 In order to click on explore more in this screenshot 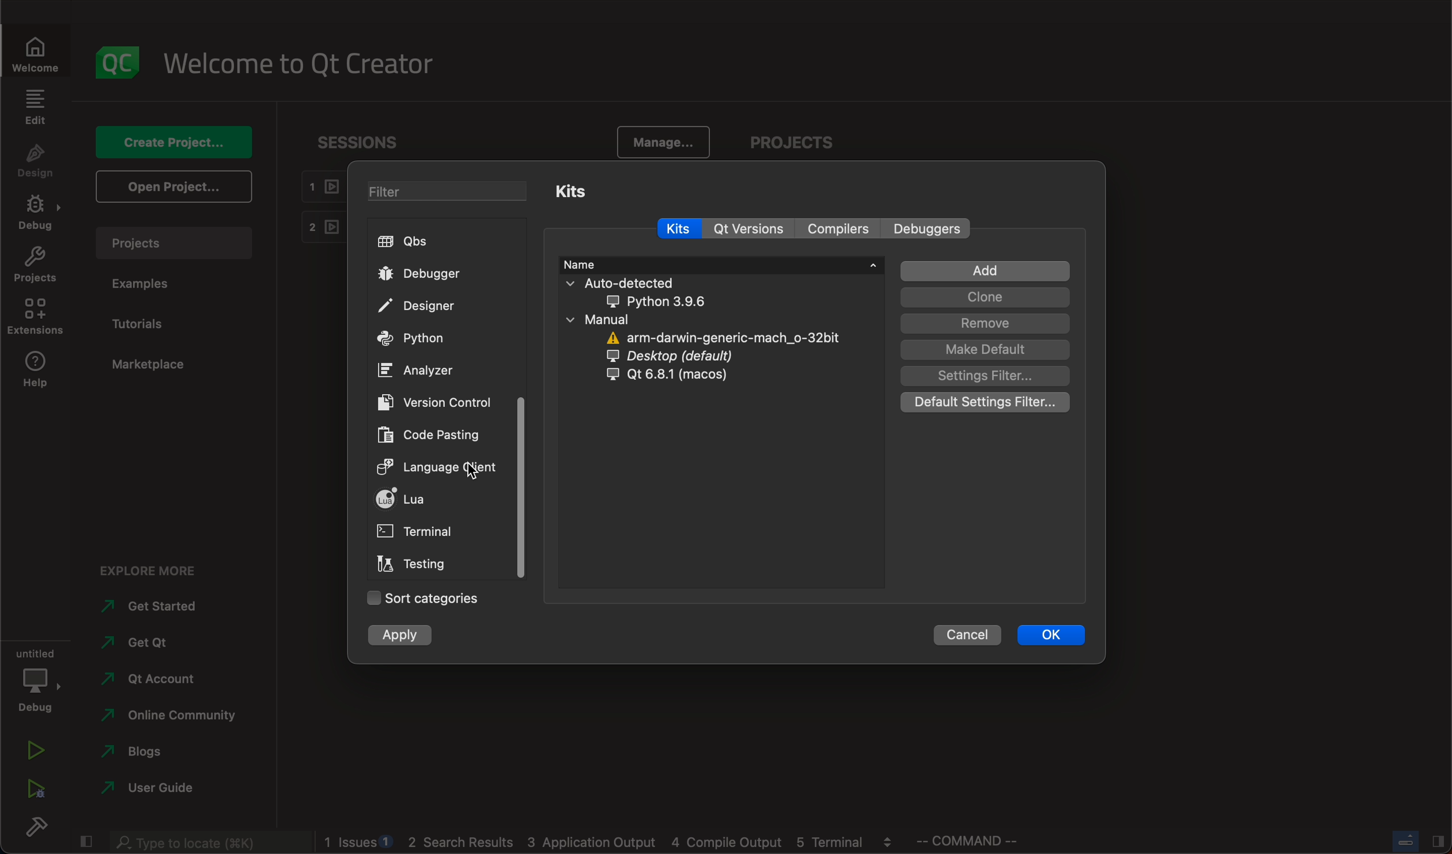, I will do `click(159, 569)`.